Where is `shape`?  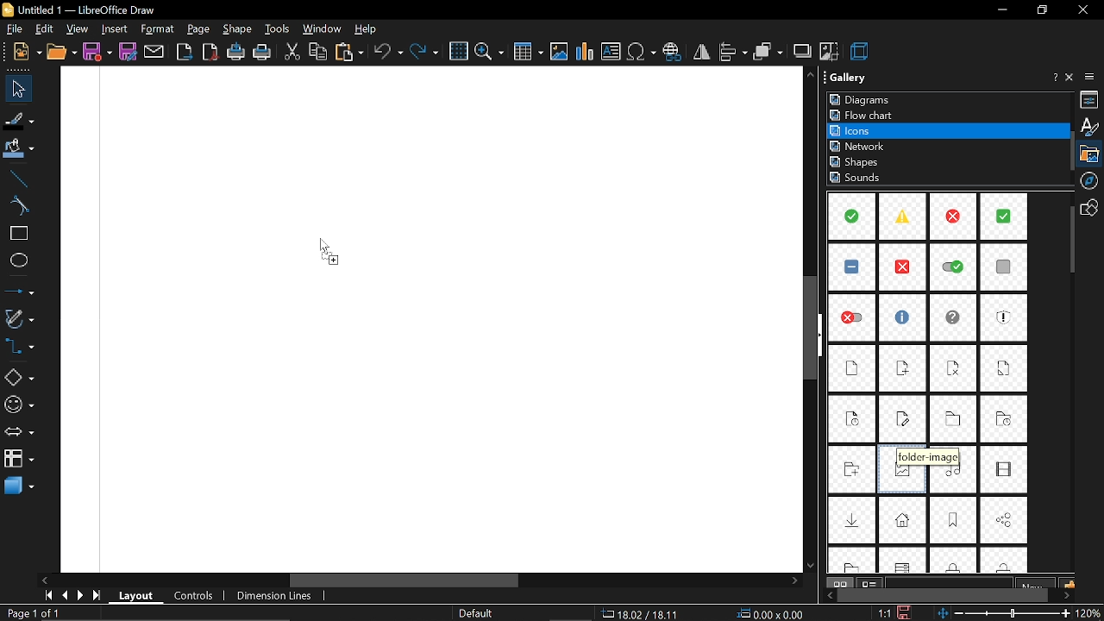 shape is located at coordinates (237, 28).